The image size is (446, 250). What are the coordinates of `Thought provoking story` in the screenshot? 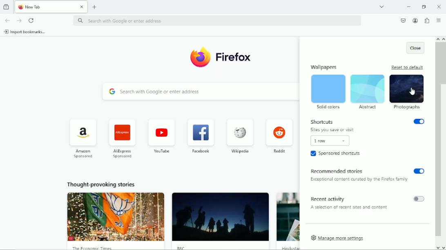 It's located at (116, 221).